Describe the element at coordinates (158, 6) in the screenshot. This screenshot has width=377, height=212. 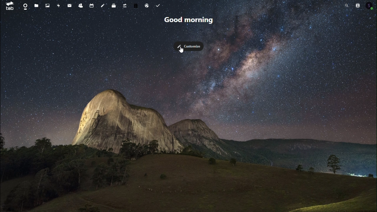
I see `Task ` at that location.